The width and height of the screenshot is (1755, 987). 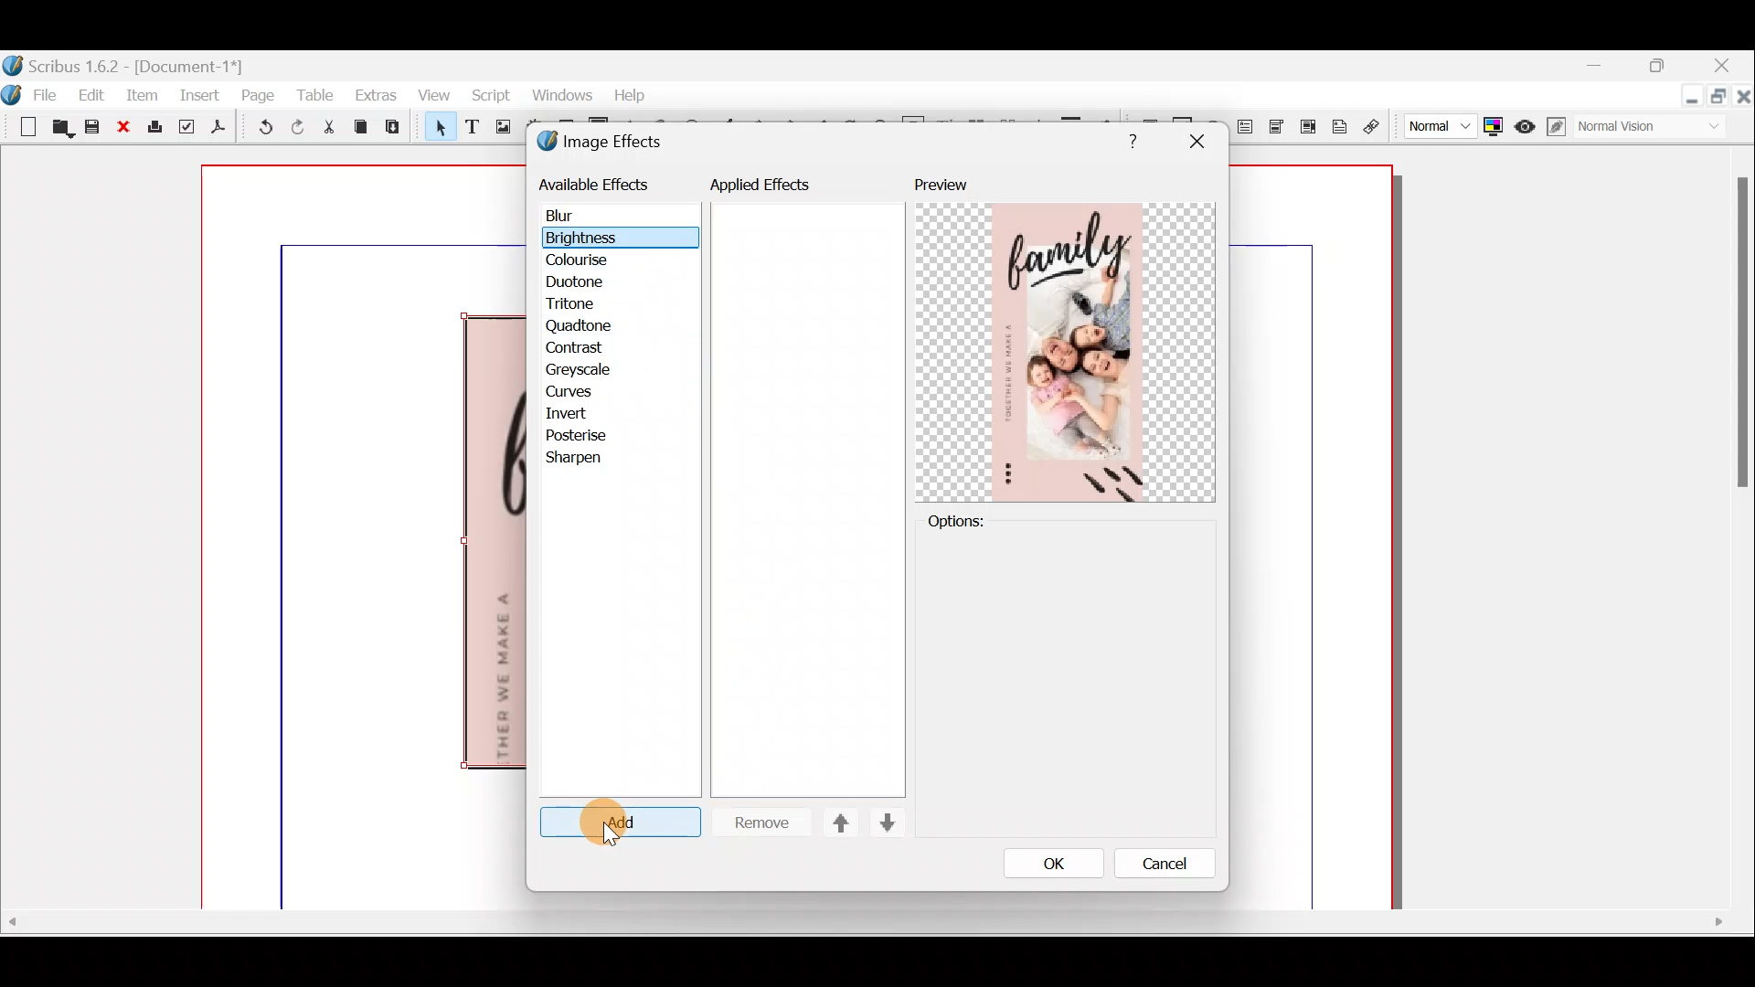 I want to click on Cancel, so click(x=1153, y=867).